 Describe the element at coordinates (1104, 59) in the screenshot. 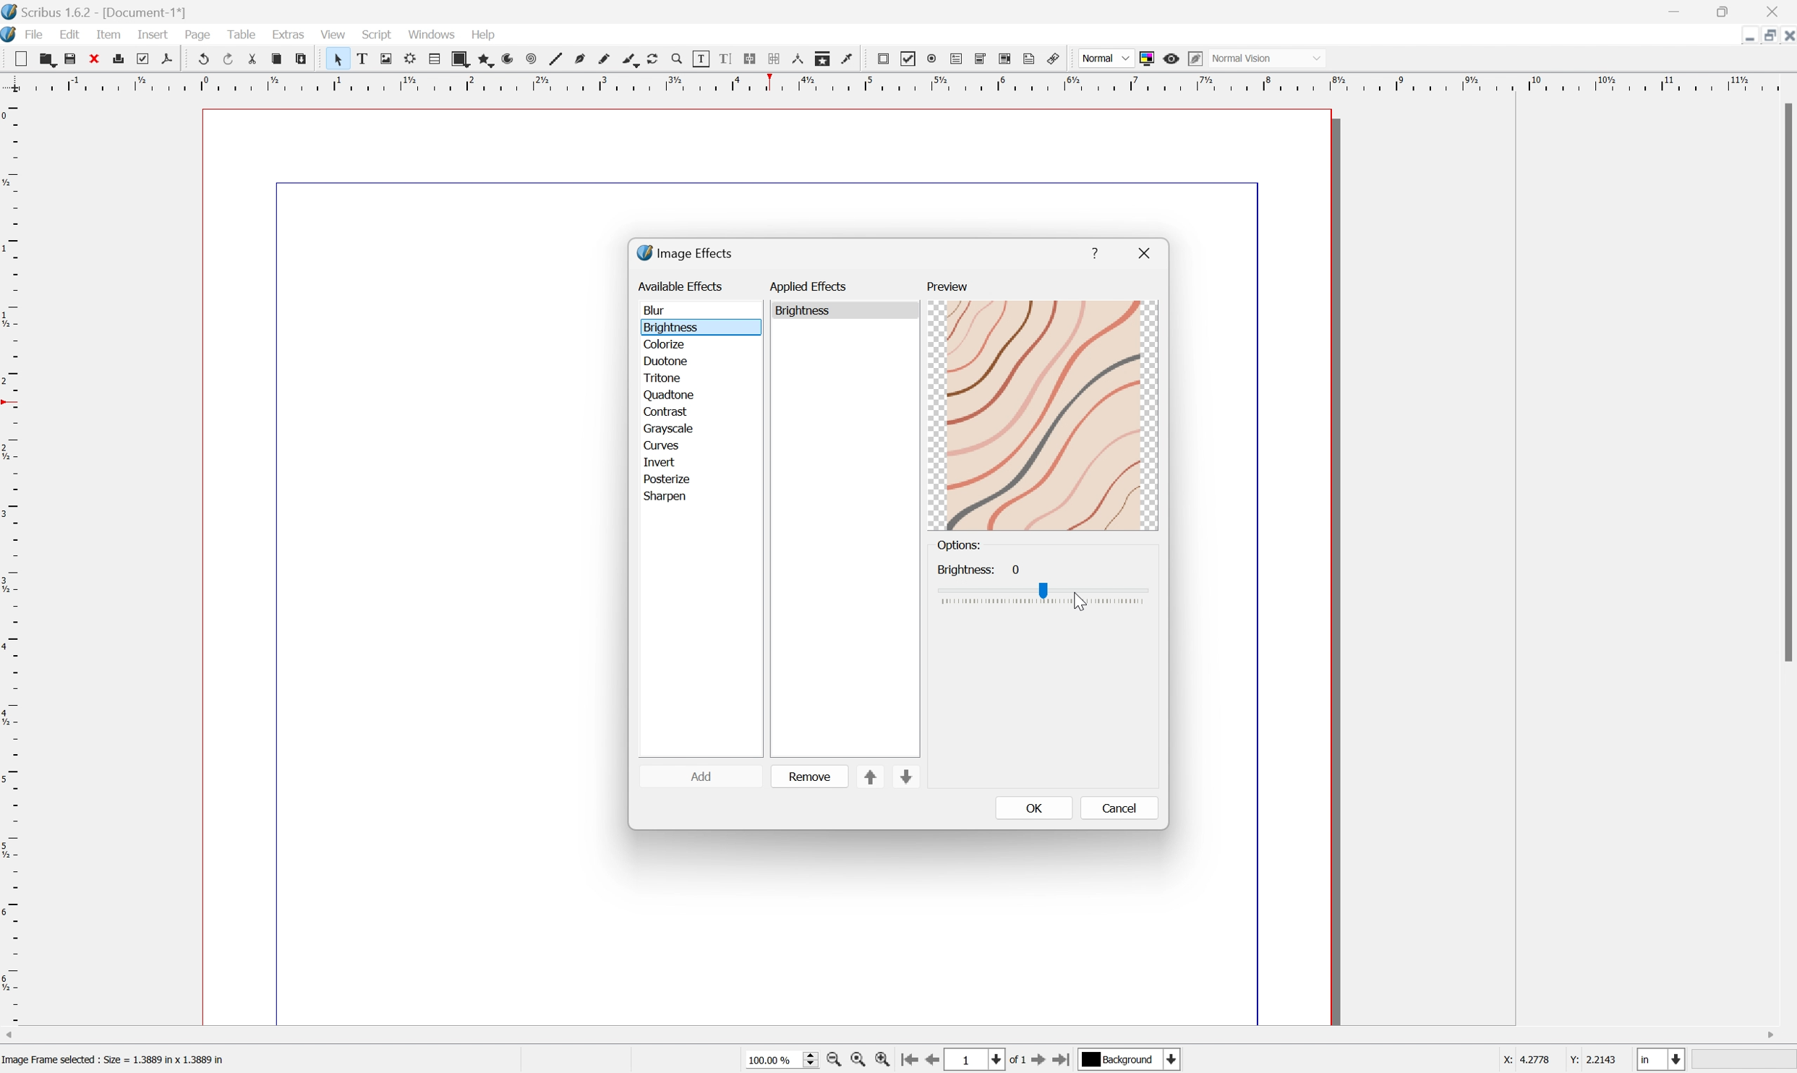

I see `Normal` at that location.